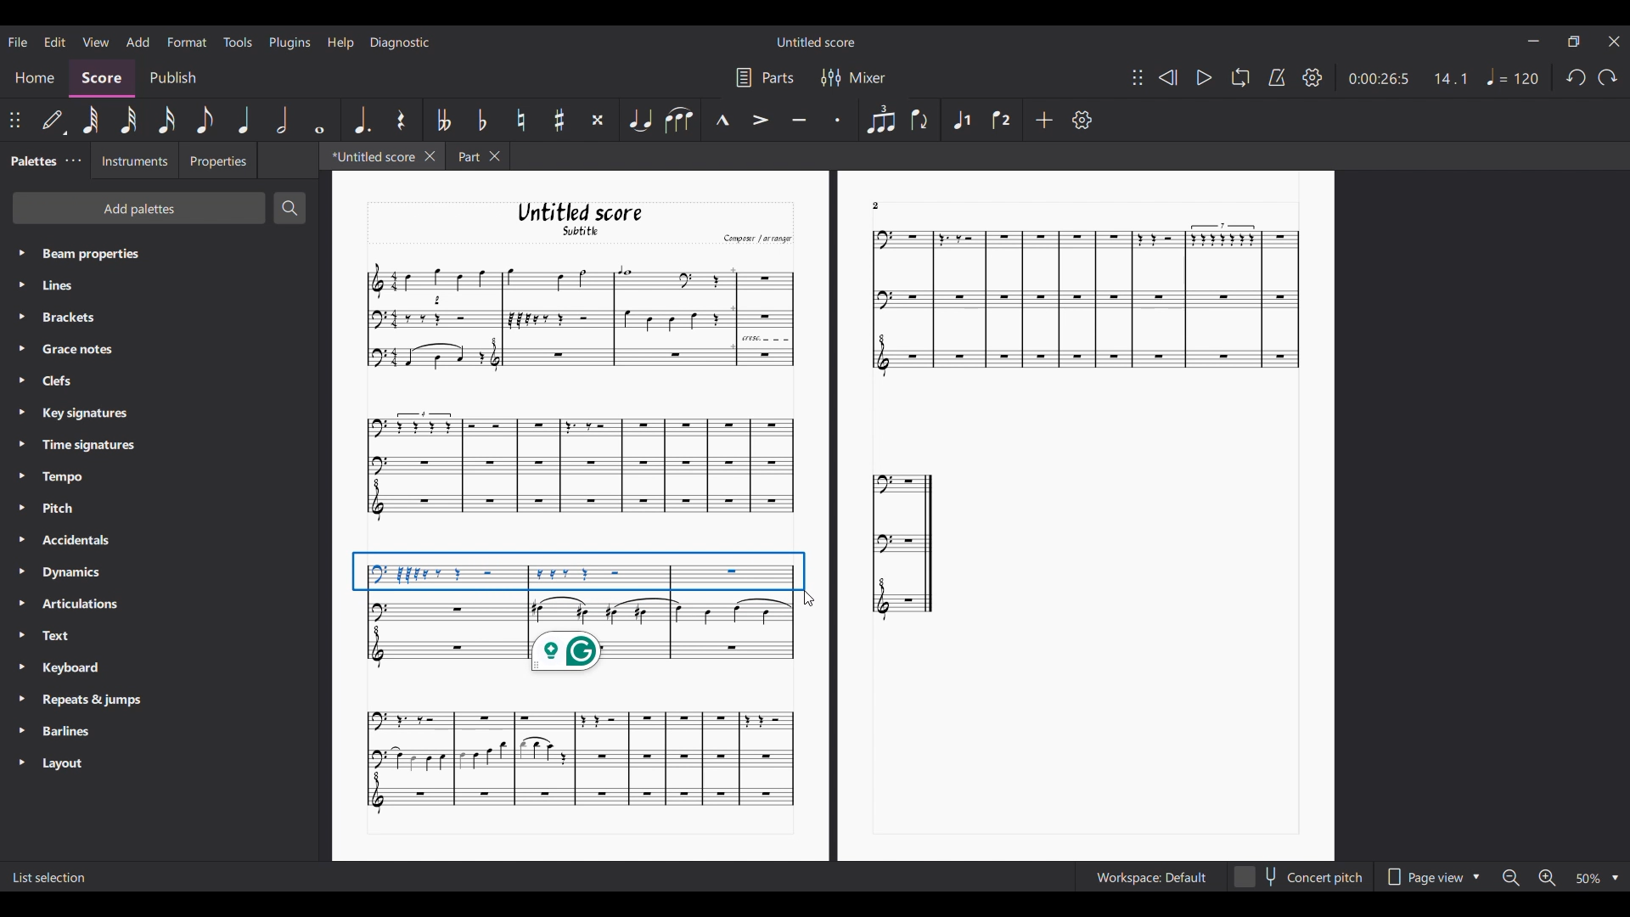 The width and height of the screenshot is (1630, 917). What do you see at coordinates (91, 120) in the screenshot?
I see `64th note` at bounding box center [91, 120].